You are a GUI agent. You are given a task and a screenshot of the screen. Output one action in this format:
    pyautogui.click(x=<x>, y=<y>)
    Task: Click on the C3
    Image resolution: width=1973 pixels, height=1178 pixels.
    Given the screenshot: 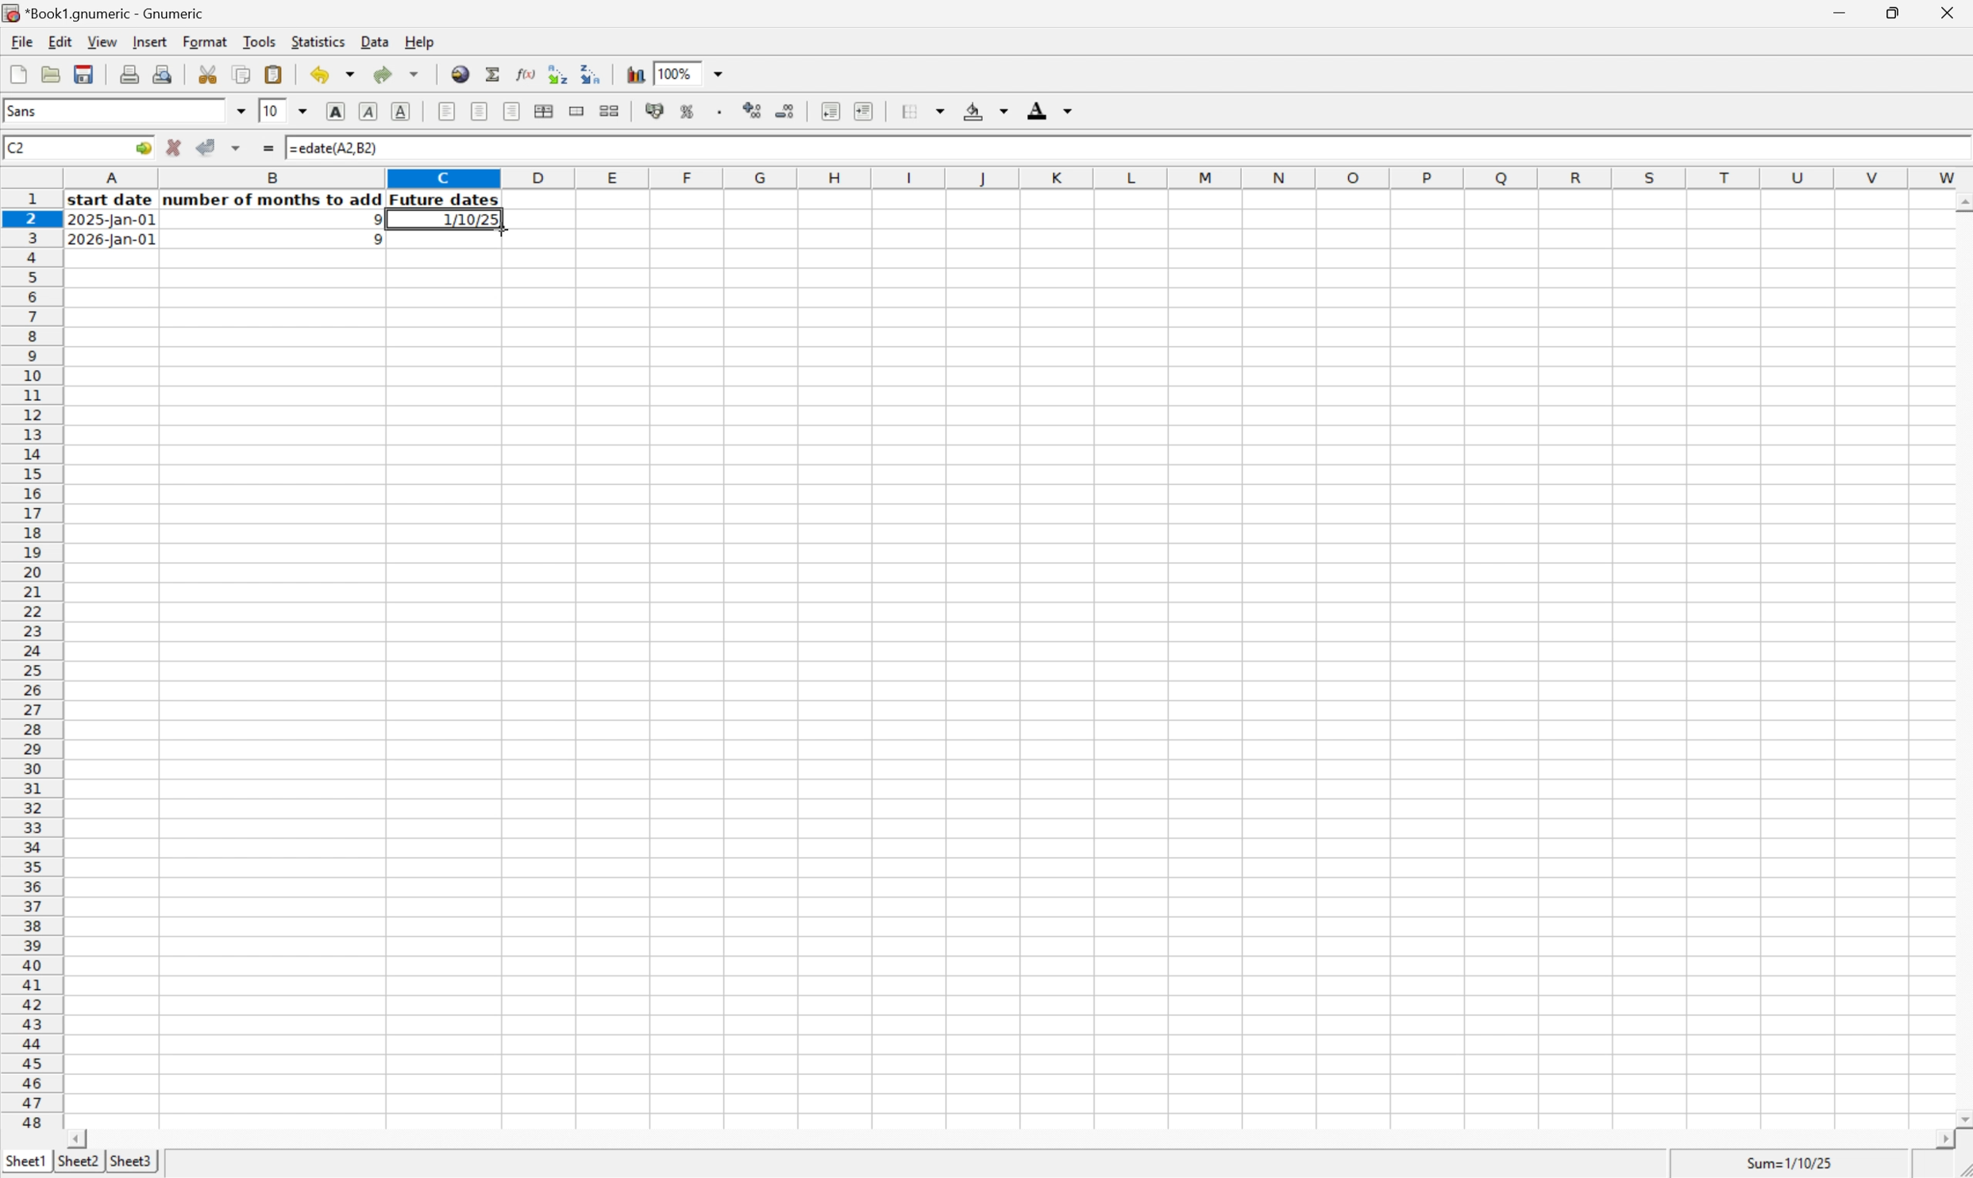 What is the action you would take?
    pyautogui.click(x=15, y=148)
    